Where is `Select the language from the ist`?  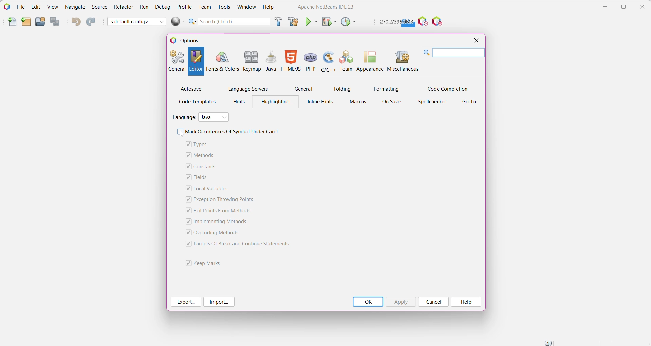
Select the language from the ist is located at coordinates (215, 117).